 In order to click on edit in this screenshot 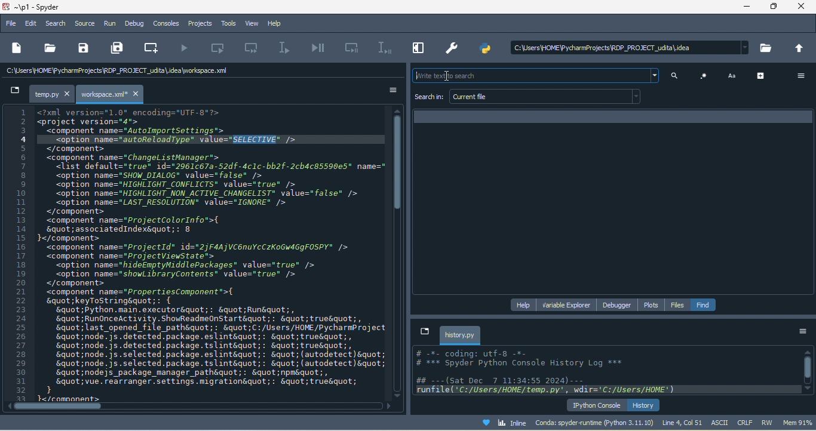, I will do `click(32, 23)`.